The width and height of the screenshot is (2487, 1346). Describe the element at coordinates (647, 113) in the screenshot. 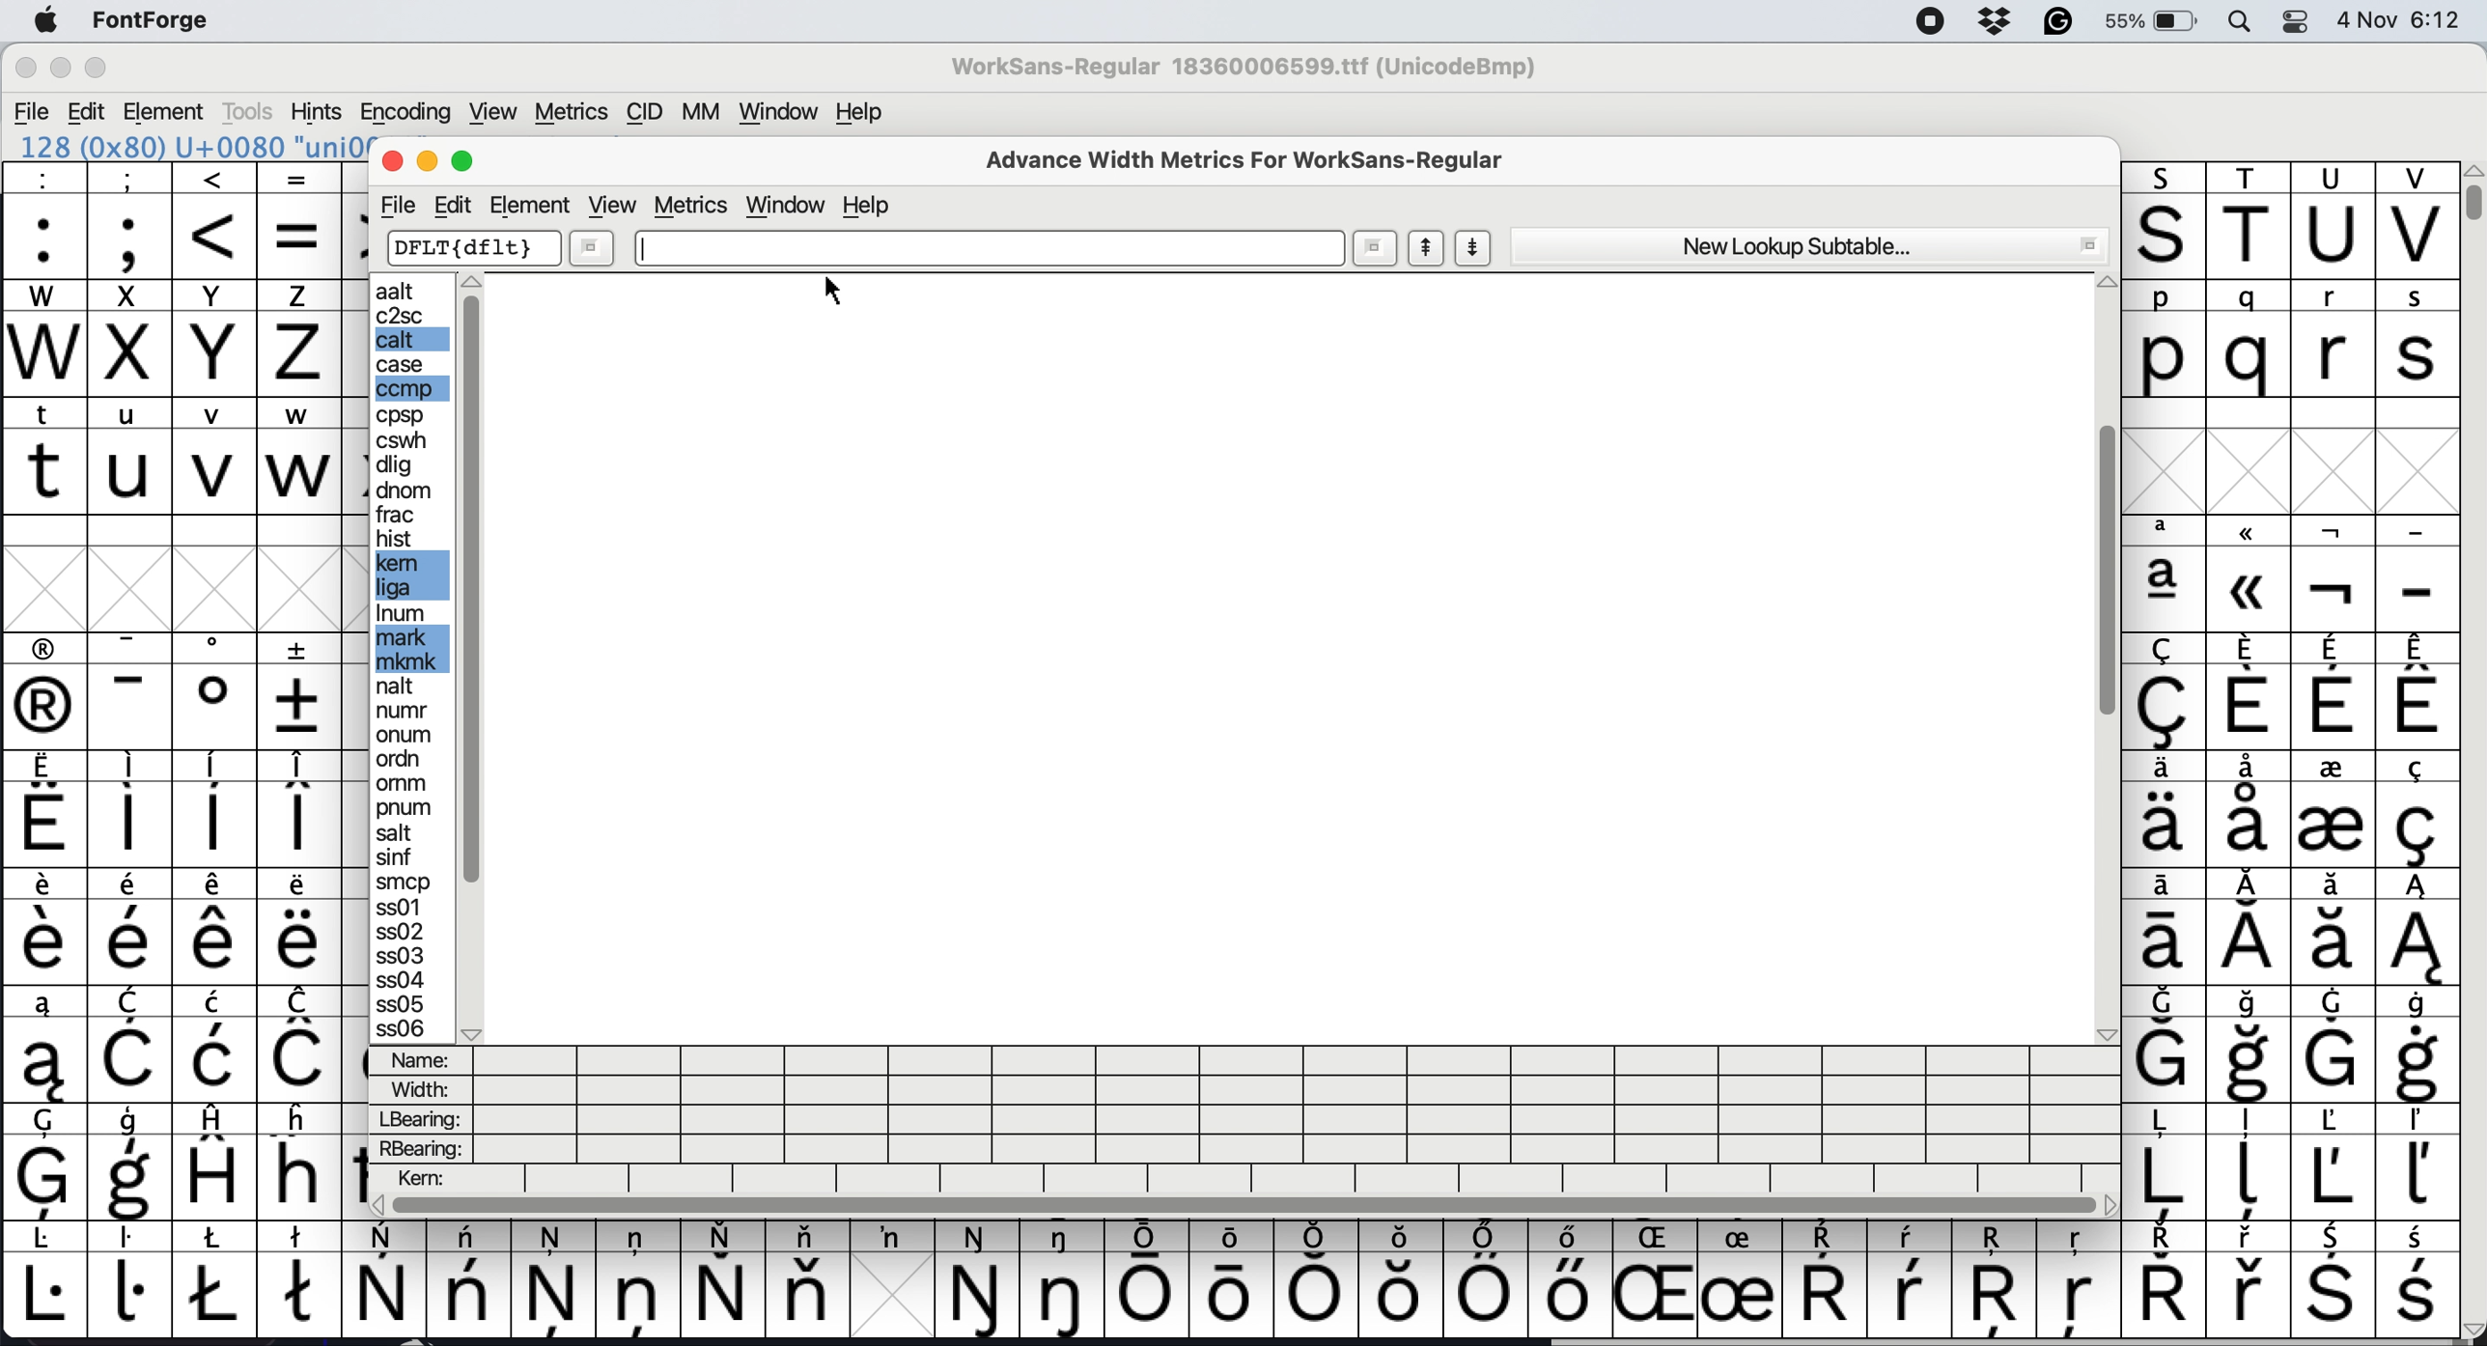

I see `CID` at that location.